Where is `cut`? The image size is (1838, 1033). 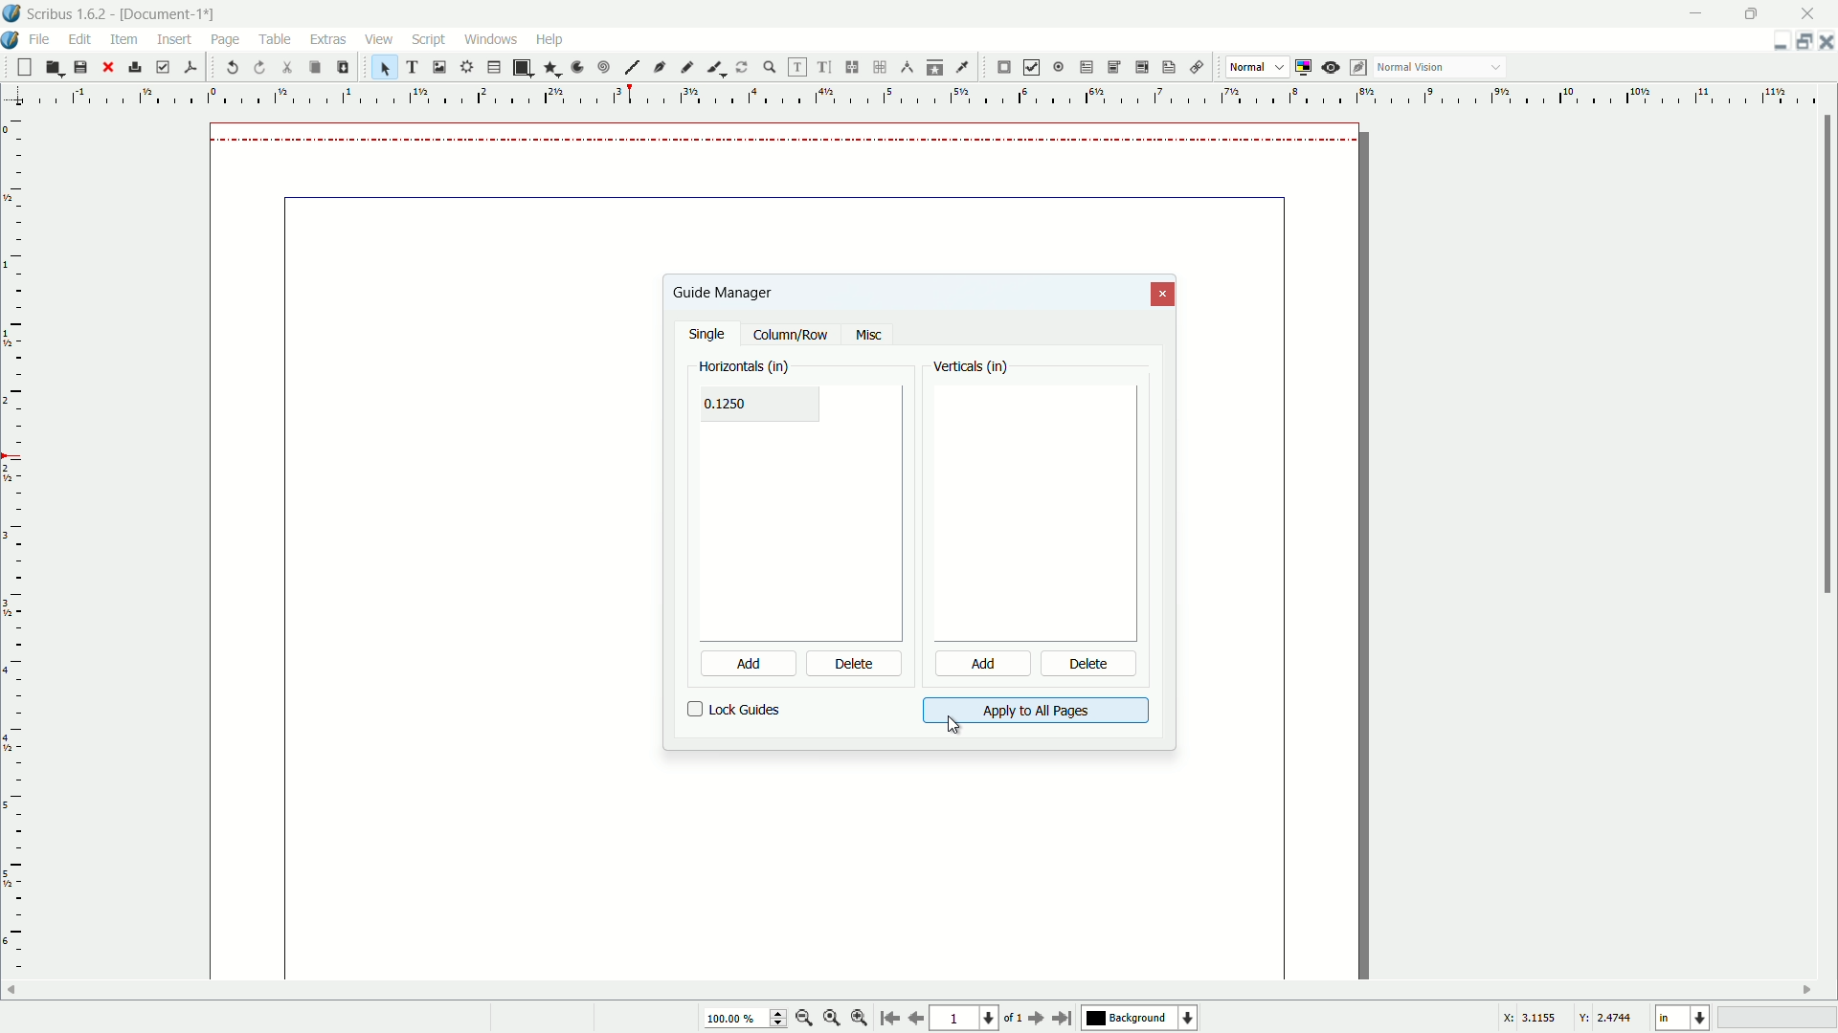
cut is located at coordinates (288, 67).